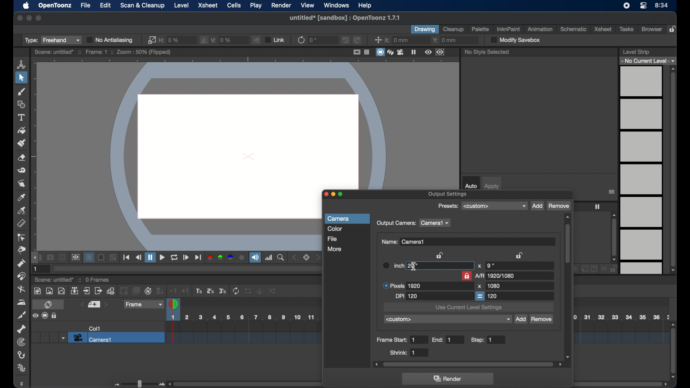 This screenshot has height=388, width=690. I want to click on pixels, so click(402, 286).